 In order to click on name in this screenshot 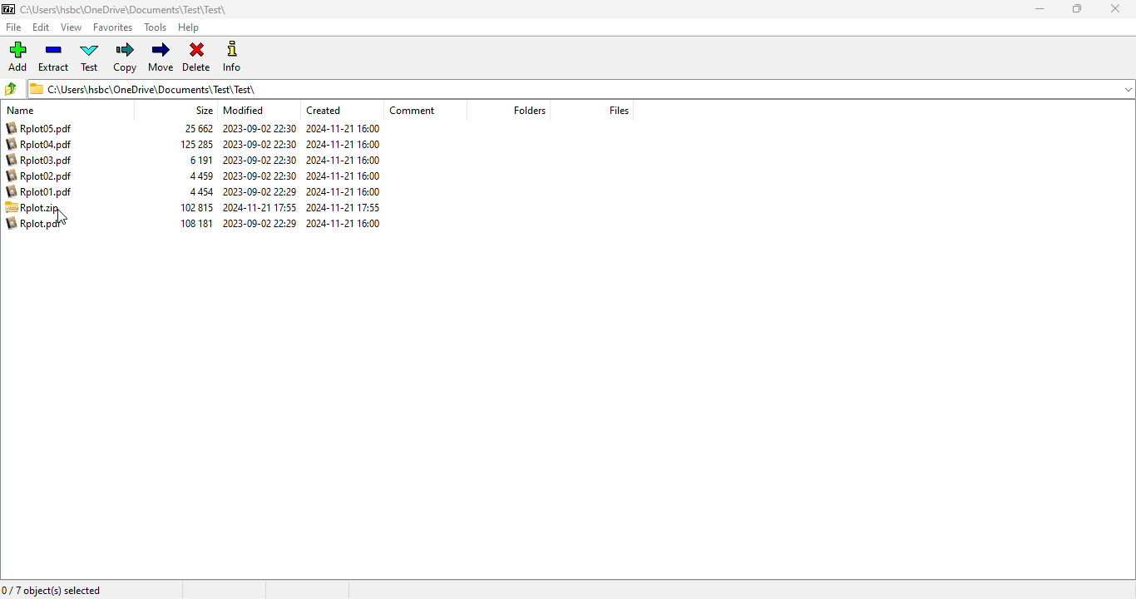, I will do `click(22, 110)`.